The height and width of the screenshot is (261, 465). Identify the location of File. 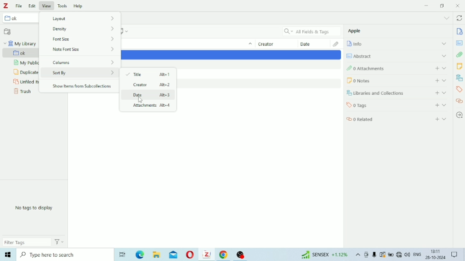
(20, 6).